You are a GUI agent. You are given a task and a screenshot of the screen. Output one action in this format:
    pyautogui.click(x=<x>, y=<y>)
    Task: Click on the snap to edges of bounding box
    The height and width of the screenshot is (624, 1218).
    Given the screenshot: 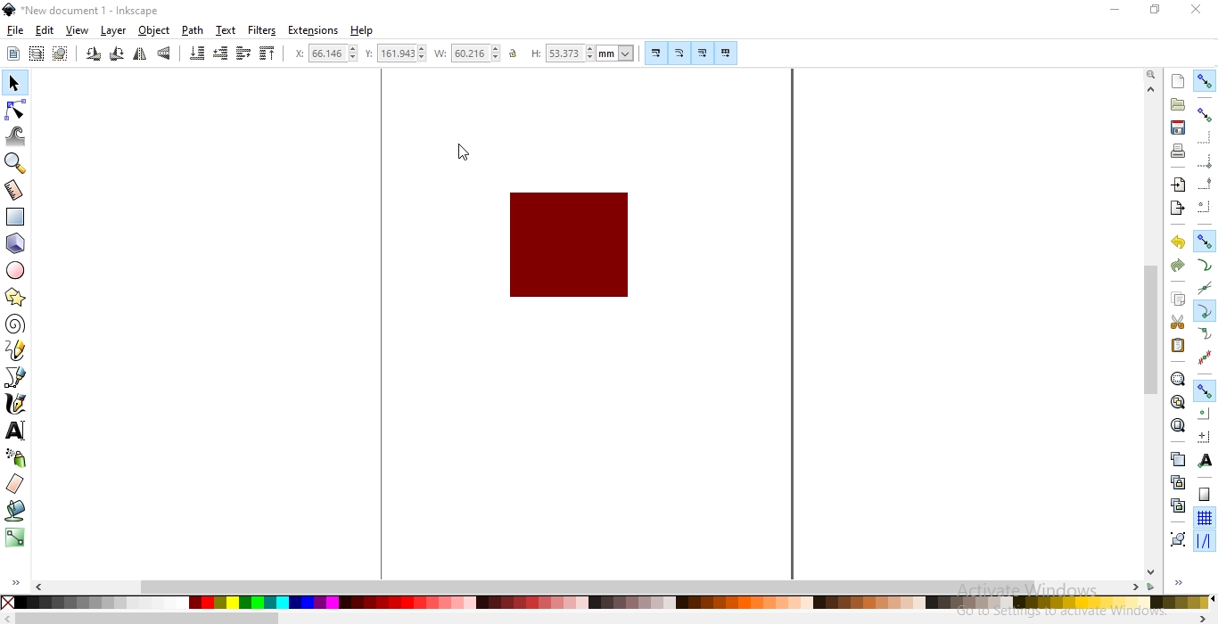 What is the action you would take?
    pyautogui.click(x=1203, y=136)
    